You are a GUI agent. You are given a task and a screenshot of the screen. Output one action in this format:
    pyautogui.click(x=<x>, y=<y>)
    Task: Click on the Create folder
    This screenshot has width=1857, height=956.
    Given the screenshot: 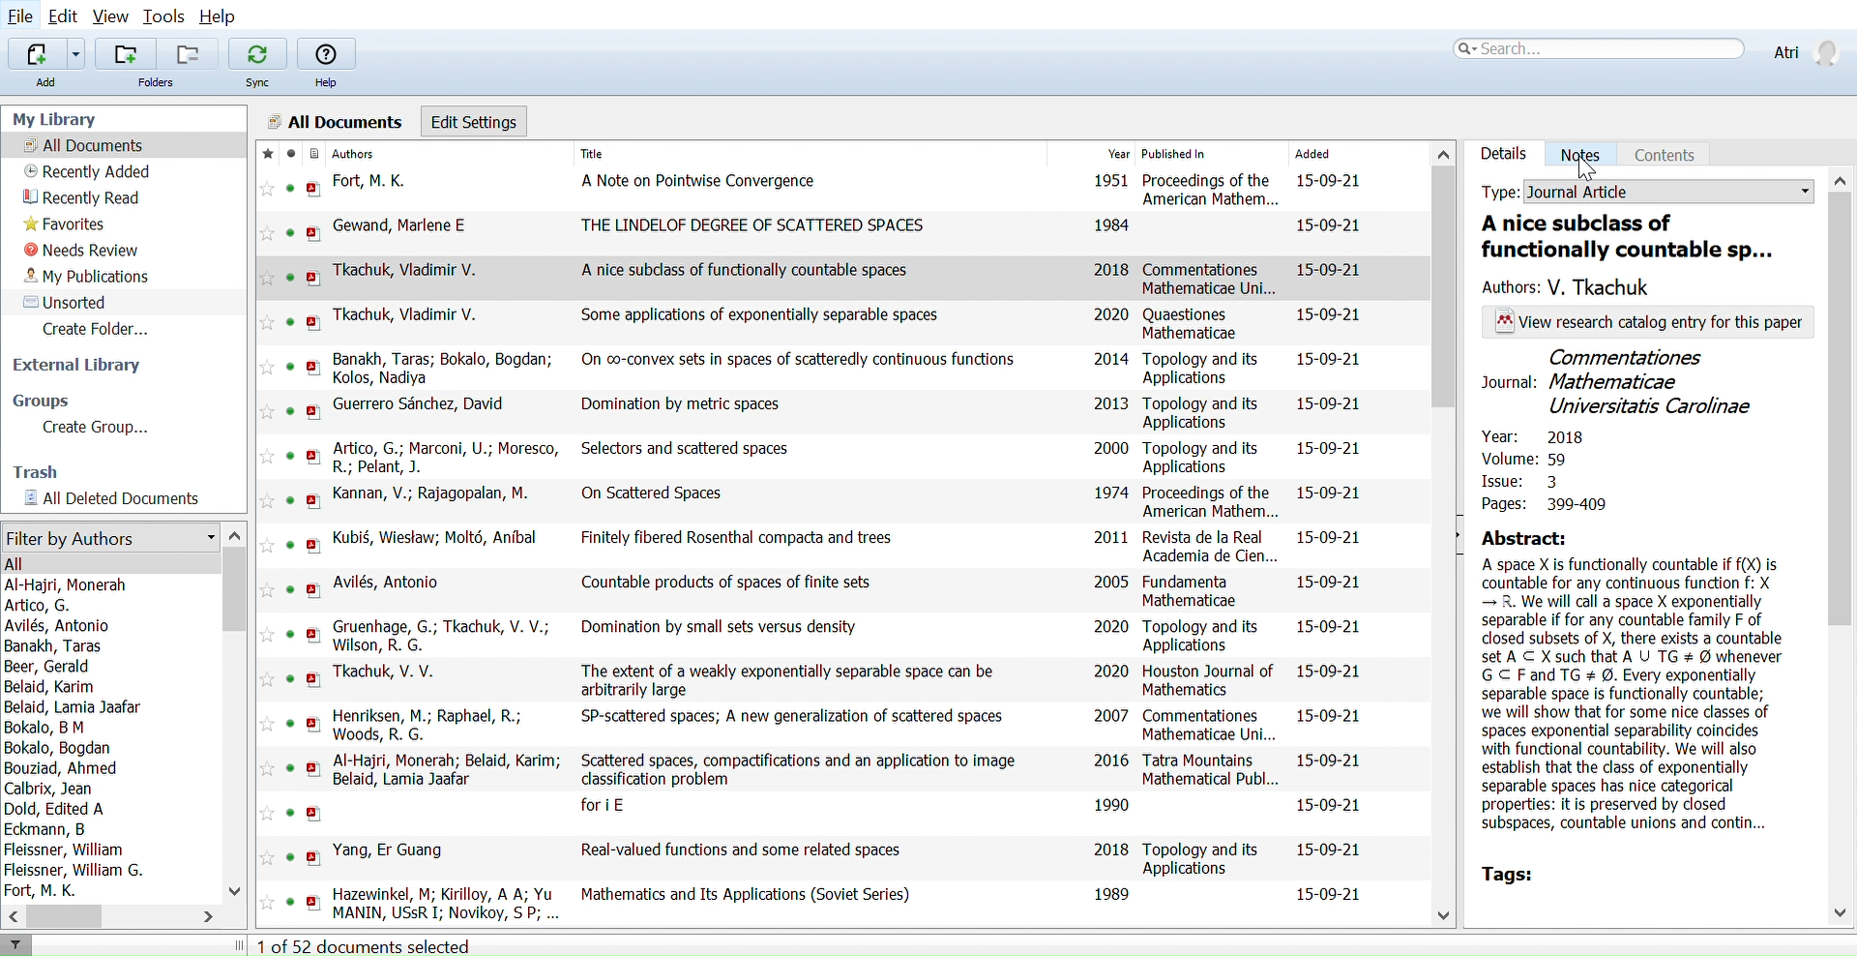 What is the action you would take?
    pyautogui.click(x=103, y=329)
    